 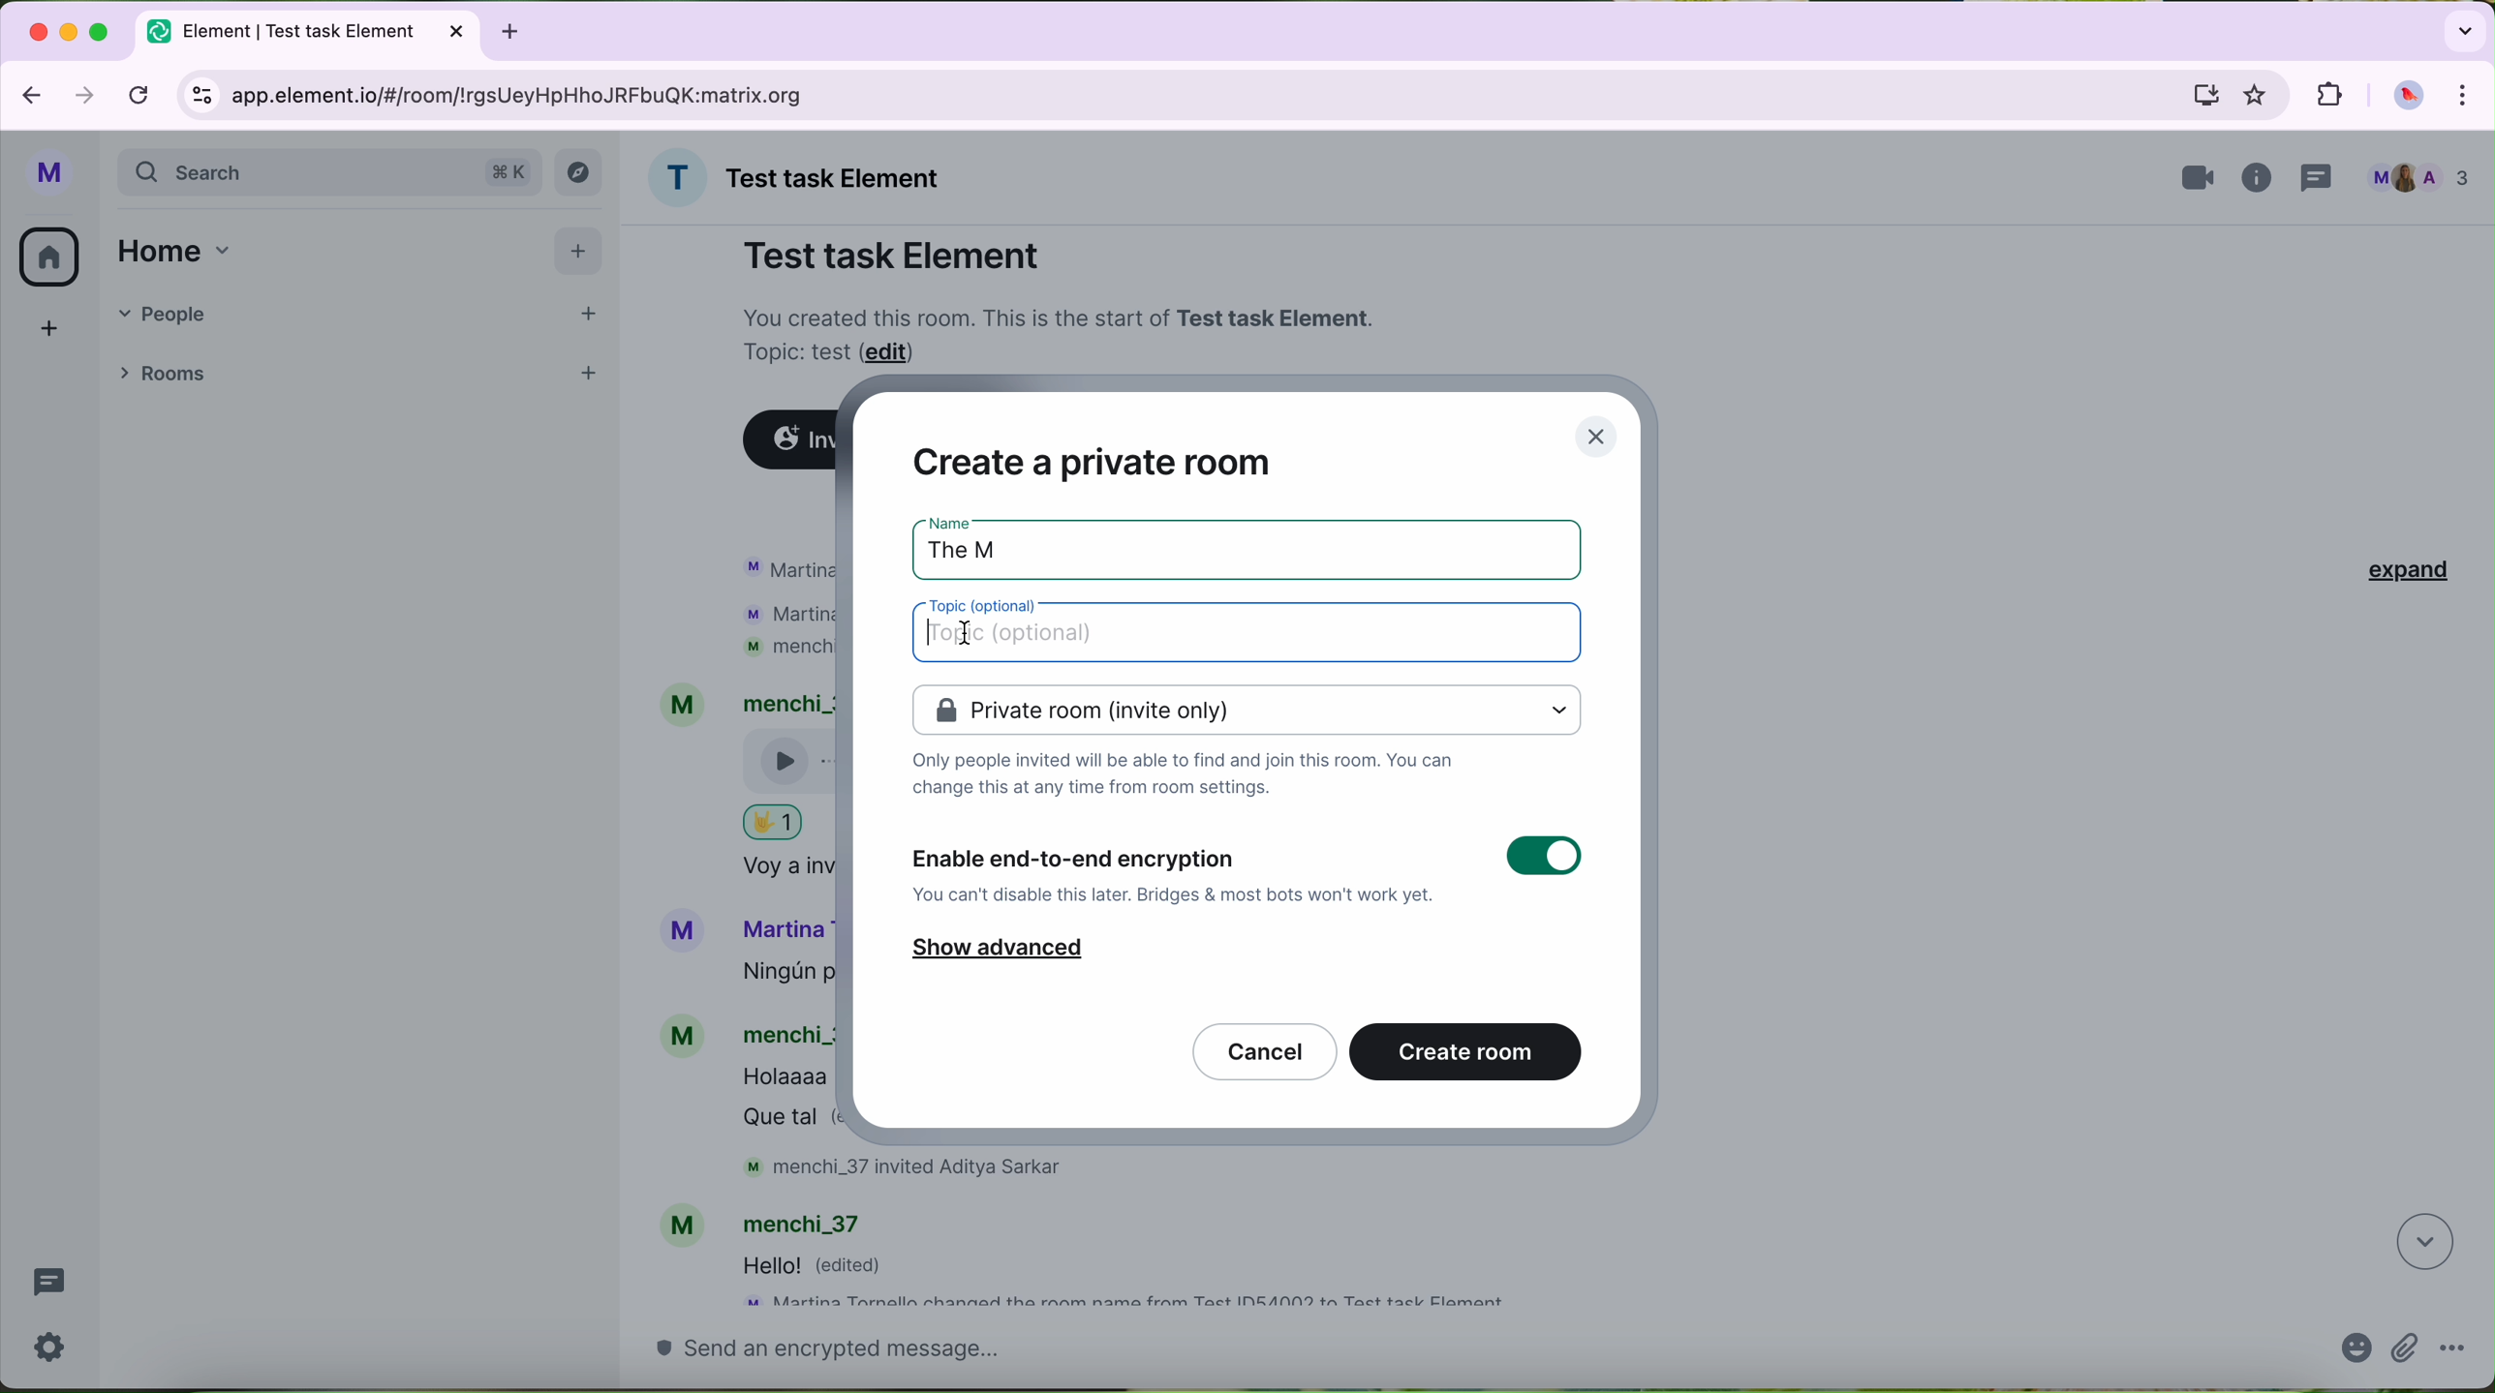 What do you see at coordinates (2421, 1243) in the screenshot?
I see `navigate down` at bounding box center [2421, 1243].